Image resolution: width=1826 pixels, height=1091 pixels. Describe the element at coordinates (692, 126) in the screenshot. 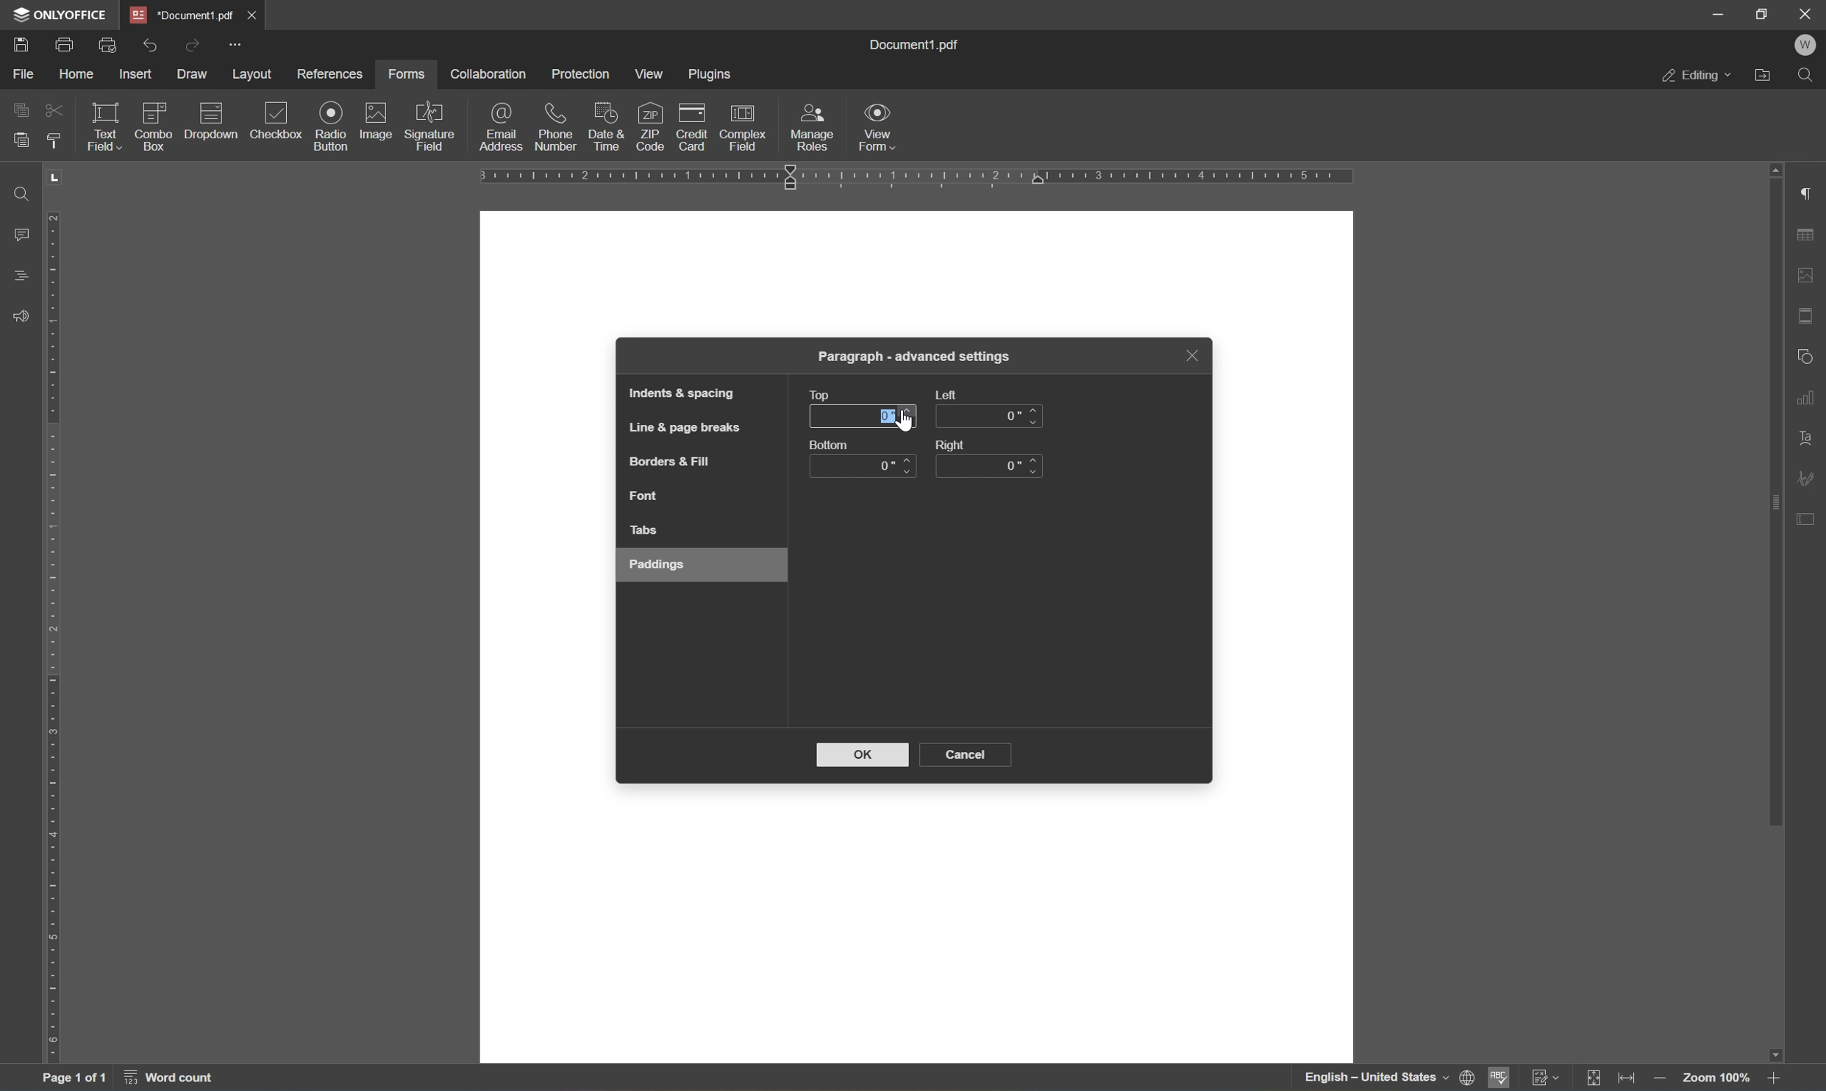

I see `credit card` at that location.